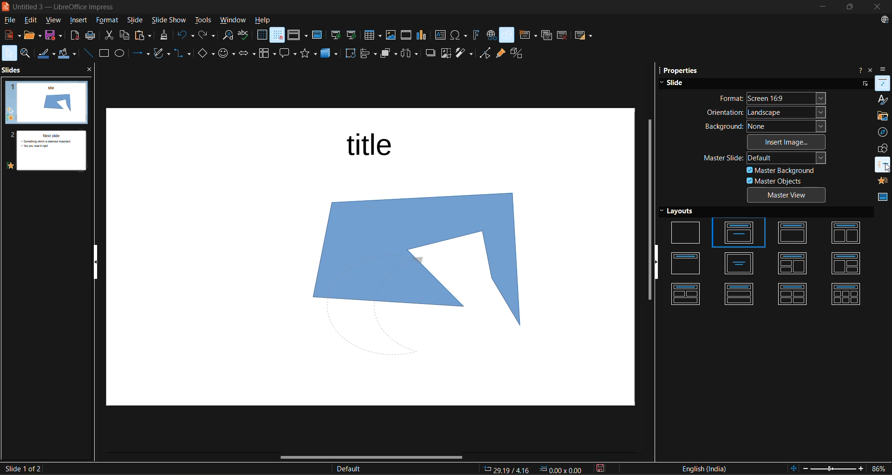  I want to click on navigator, so click(883, 133).